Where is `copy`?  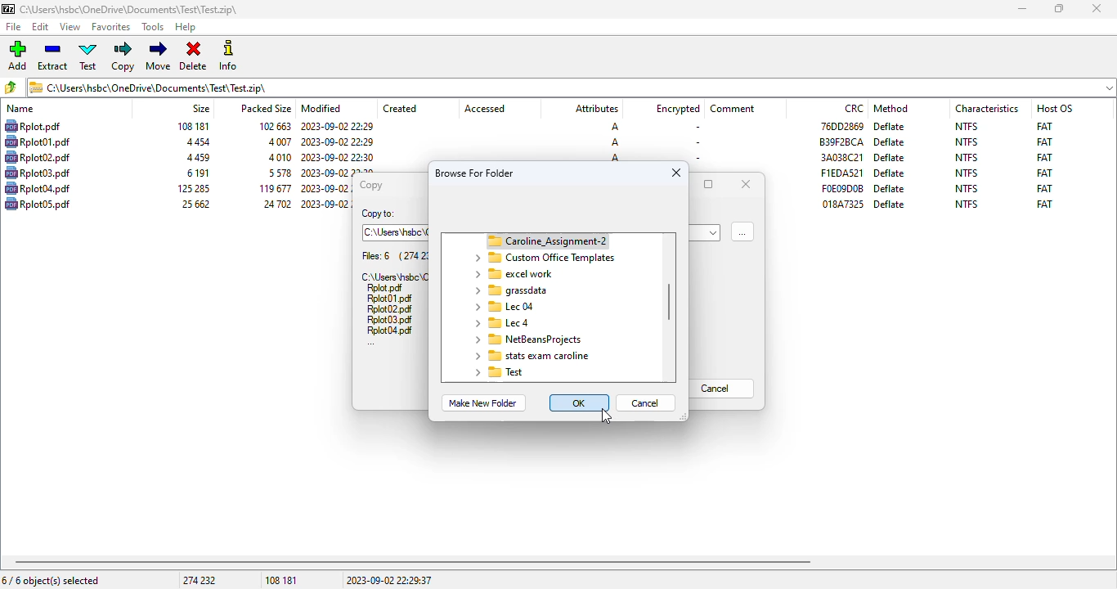 copy is located at coordinates (124, 56).